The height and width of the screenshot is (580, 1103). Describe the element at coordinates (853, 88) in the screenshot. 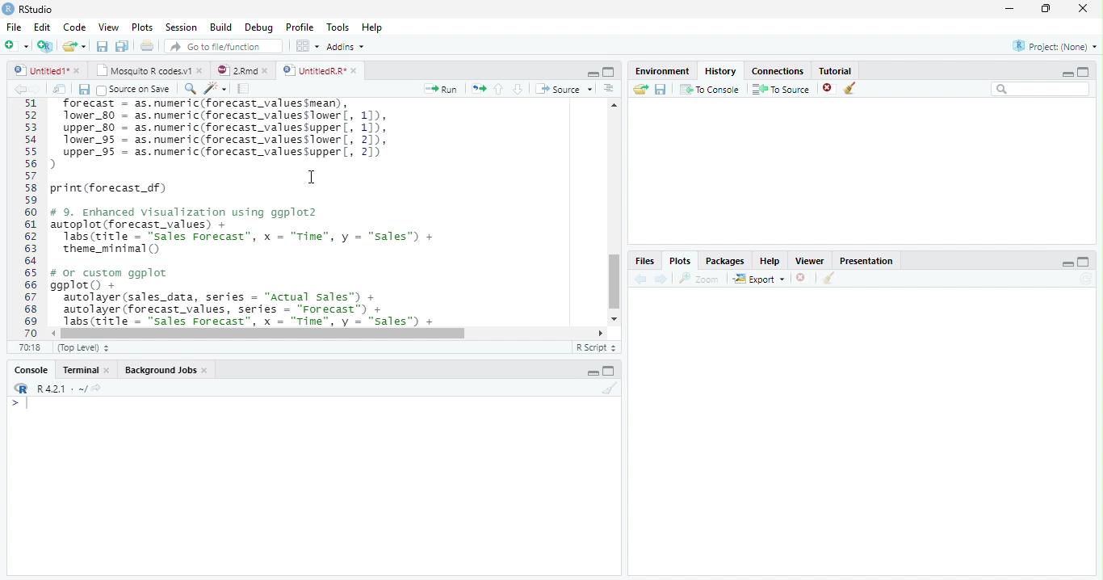

I see `Clean` at that location.